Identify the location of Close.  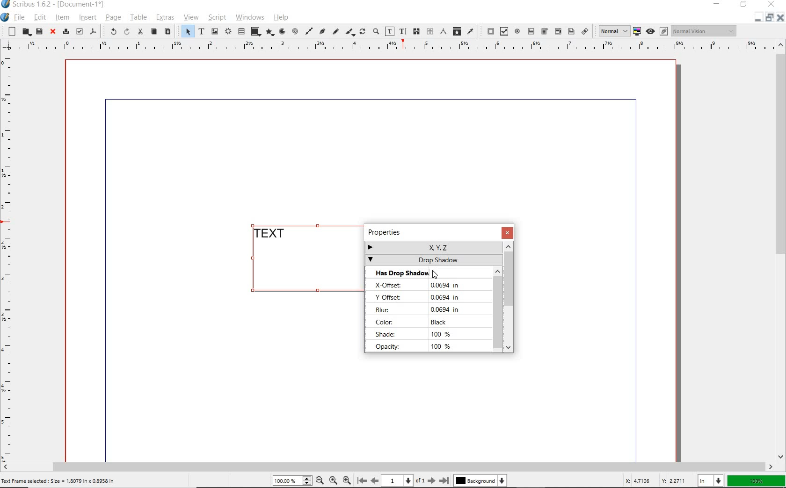
(780, 18).